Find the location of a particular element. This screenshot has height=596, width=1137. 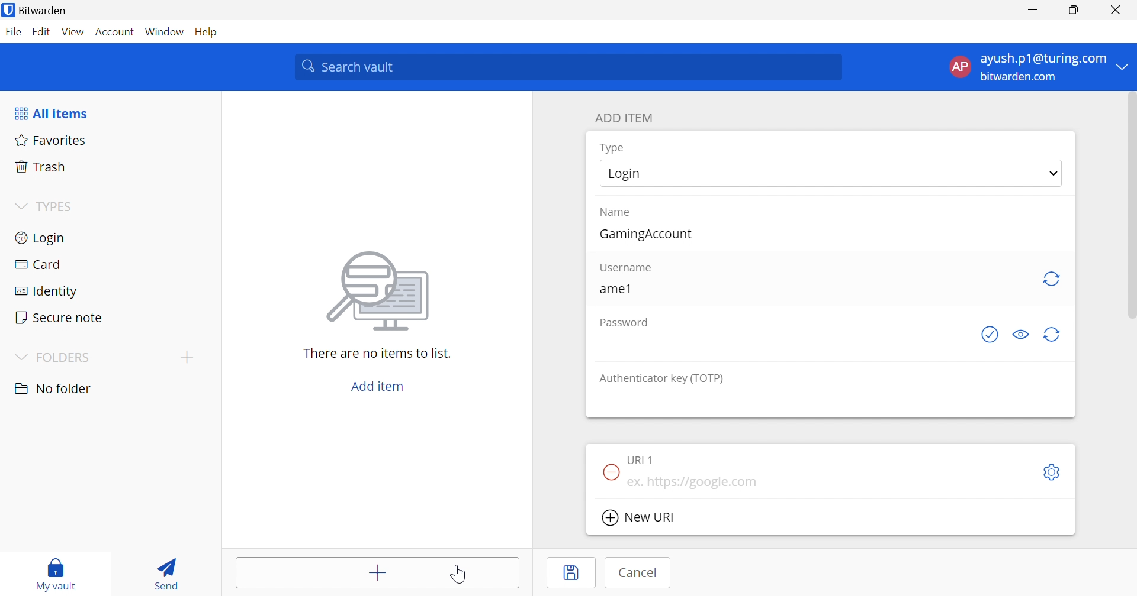

Secure note is located at coordinates (60, 316).